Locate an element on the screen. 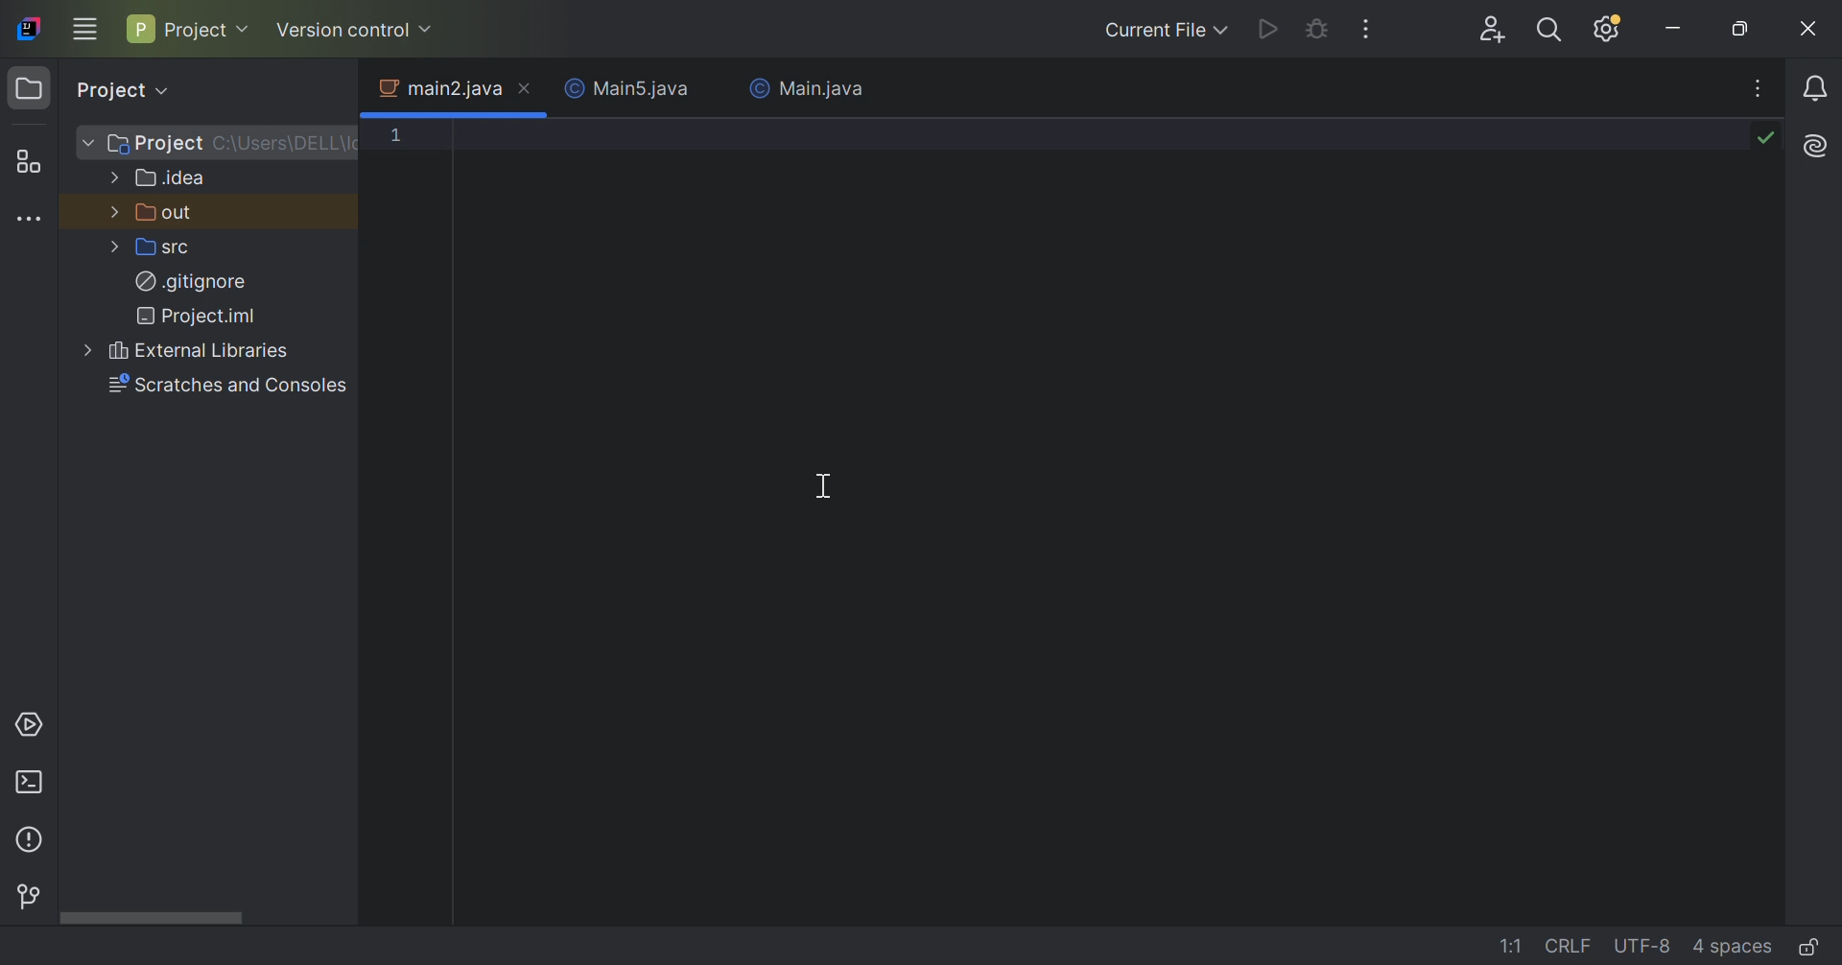  Run is located at coordinates (1270, 30).